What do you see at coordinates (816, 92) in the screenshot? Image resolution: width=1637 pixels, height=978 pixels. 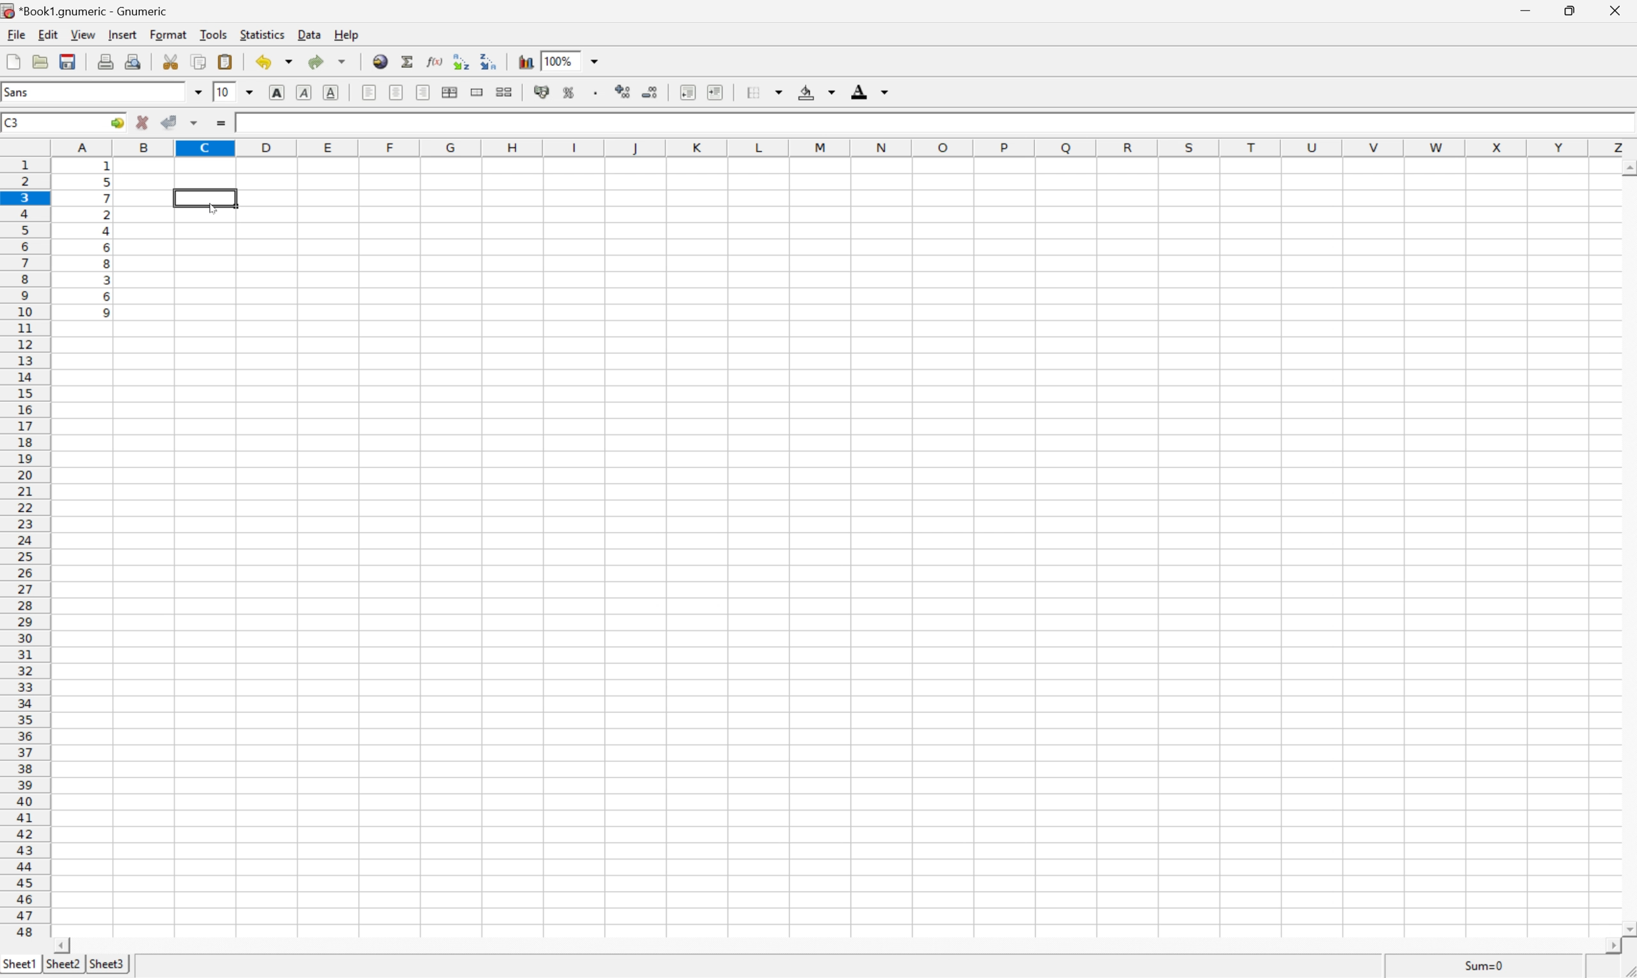 I see `background` at bounding box center [816, 92].